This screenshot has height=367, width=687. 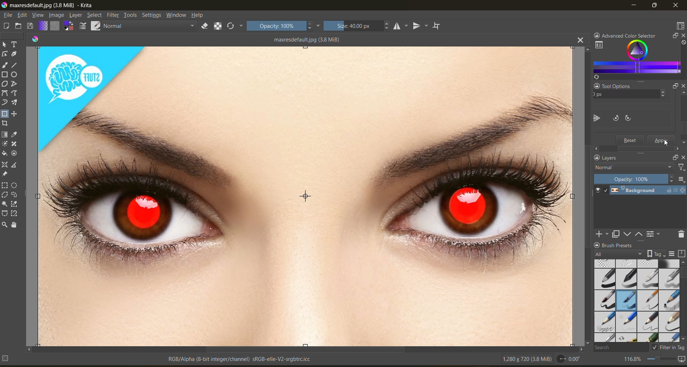 What do you see at coordinates (95, 16) in the screenshot?
I see `select` at bounding box center [95, 16].